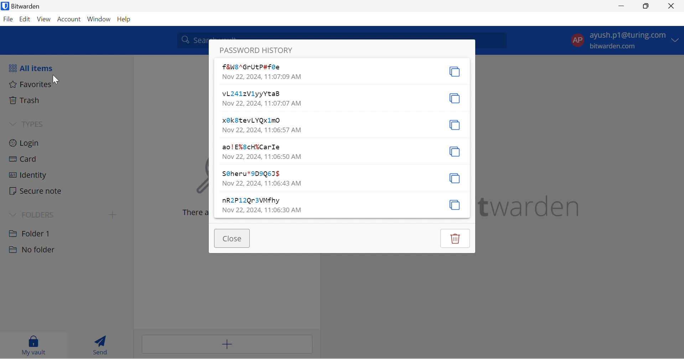 The image size is (684, 359). What do you see at coordinates (31, 345) in the screenshot?
I see `My vault` at bounding box center [31, 345].